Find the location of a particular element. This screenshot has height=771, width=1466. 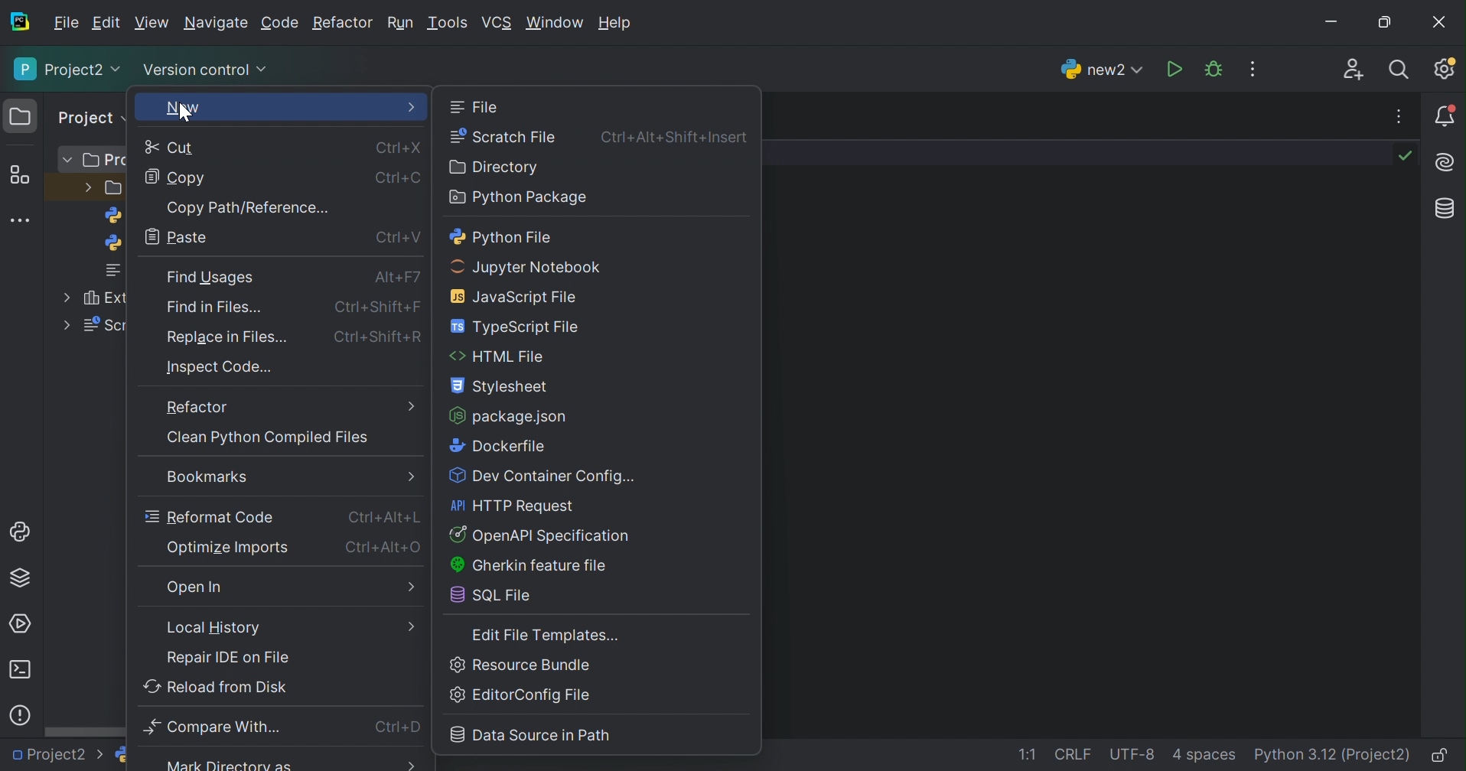

Recent file, tab actions, and more is located at coordinates (1401, 116).